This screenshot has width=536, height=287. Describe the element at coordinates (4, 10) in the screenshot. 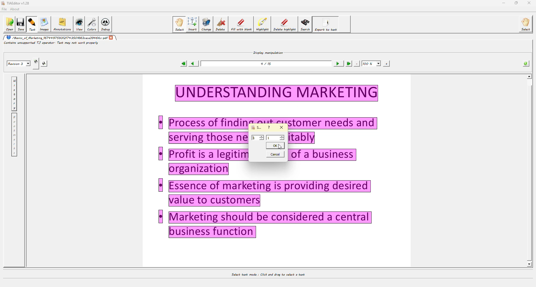

I see `file` at that location.